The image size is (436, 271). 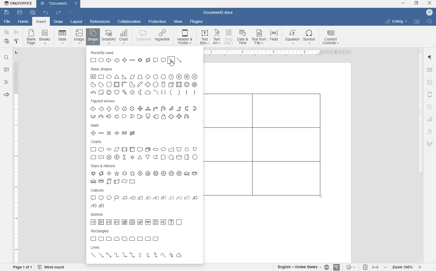 What do you see at coordinates (16, 32) in the screenshot?
I see `cut` at bounding box center [16, 32].